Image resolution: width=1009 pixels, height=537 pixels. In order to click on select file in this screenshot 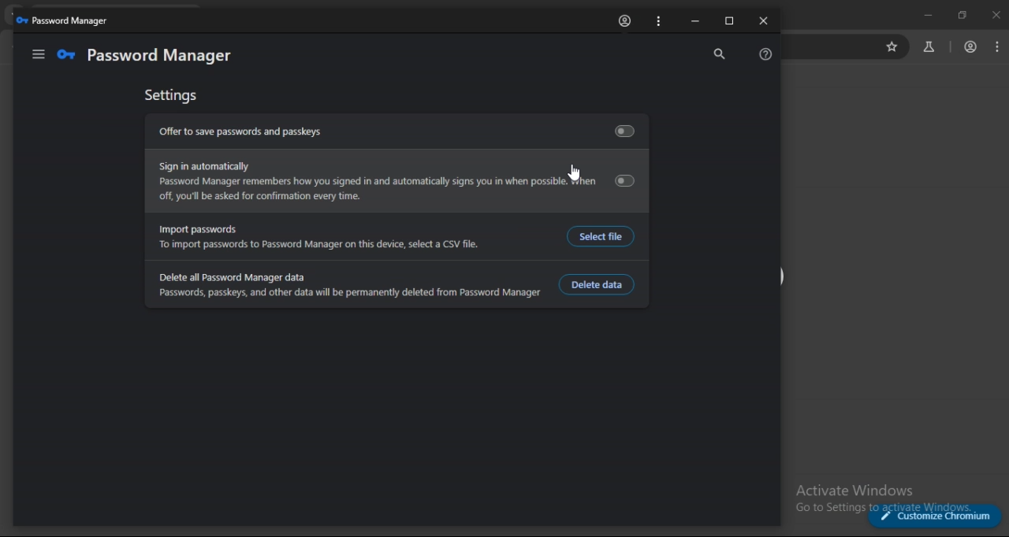, I will do `click(599, 236)`.